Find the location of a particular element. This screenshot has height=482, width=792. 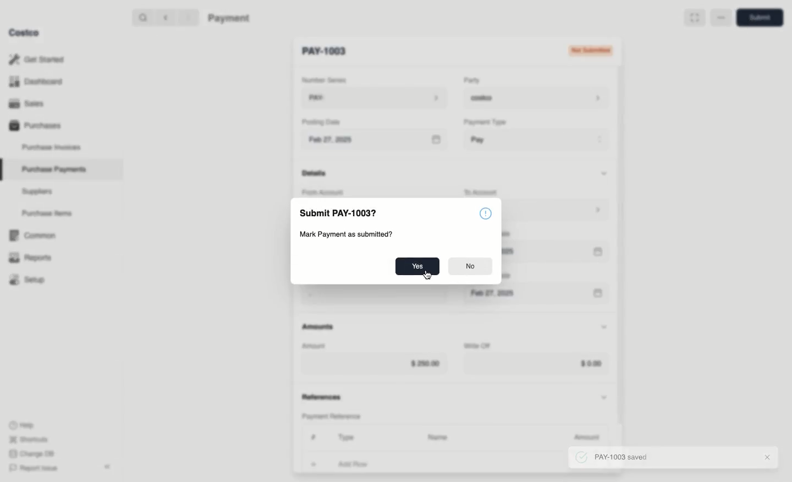

Report Issue is located at coordinates (34, 469).